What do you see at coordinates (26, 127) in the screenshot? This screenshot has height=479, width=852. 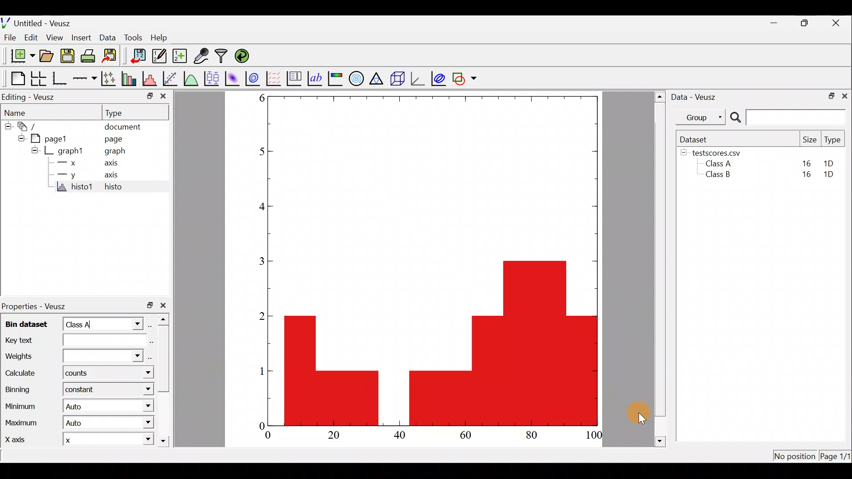 I see `document widget` at bounding box center [26, 127].